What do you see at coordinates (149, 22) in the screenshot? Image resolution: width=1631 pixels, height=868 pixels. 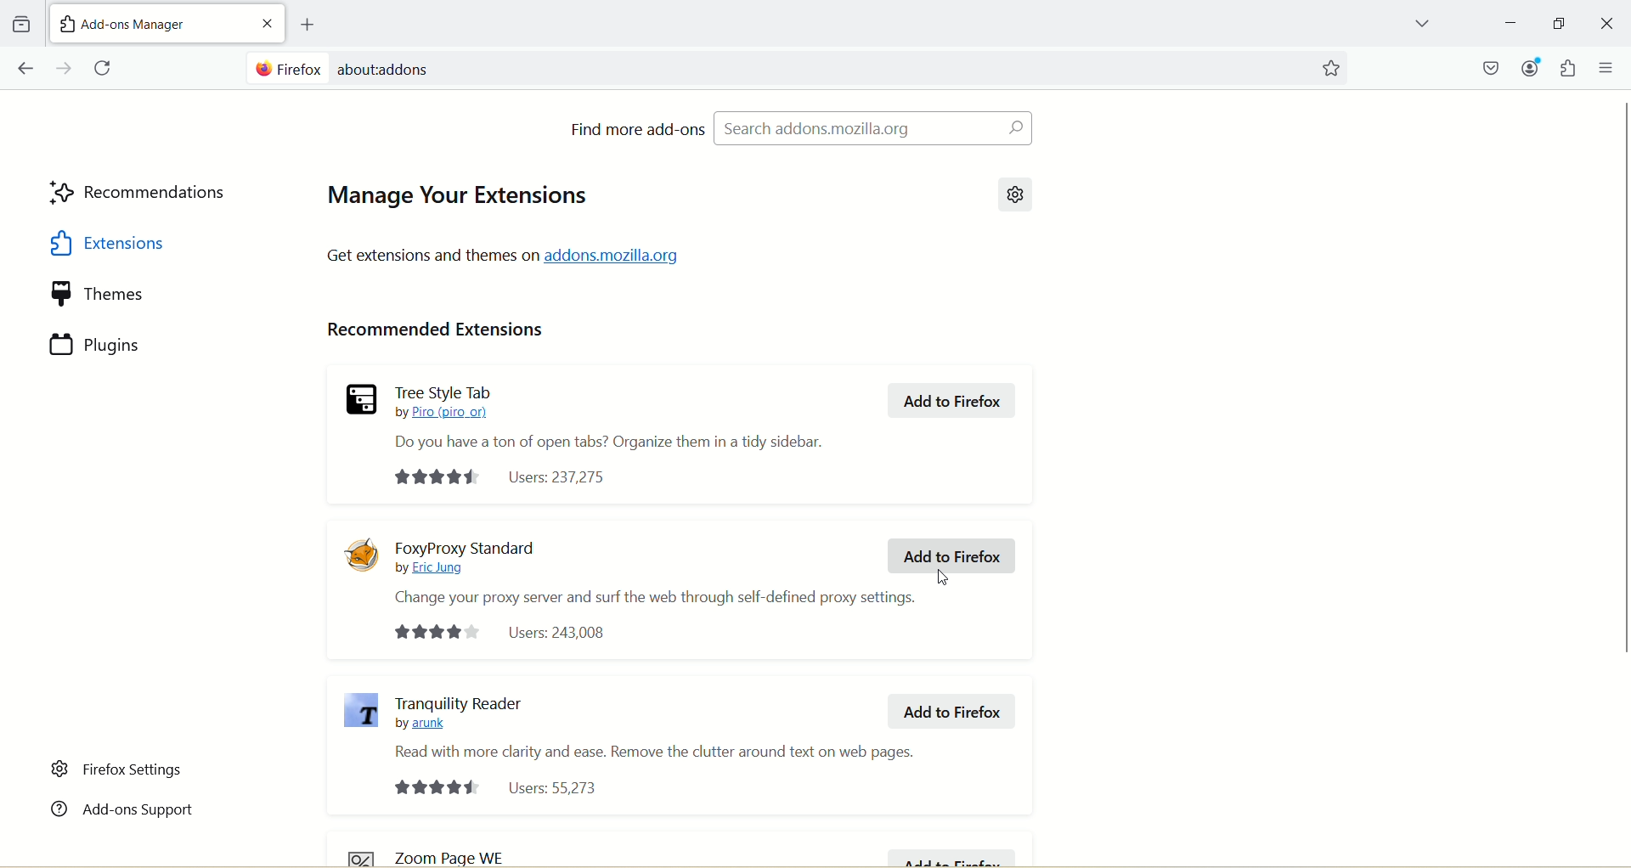 I see `New Tab` at bounding box center [149, 22].